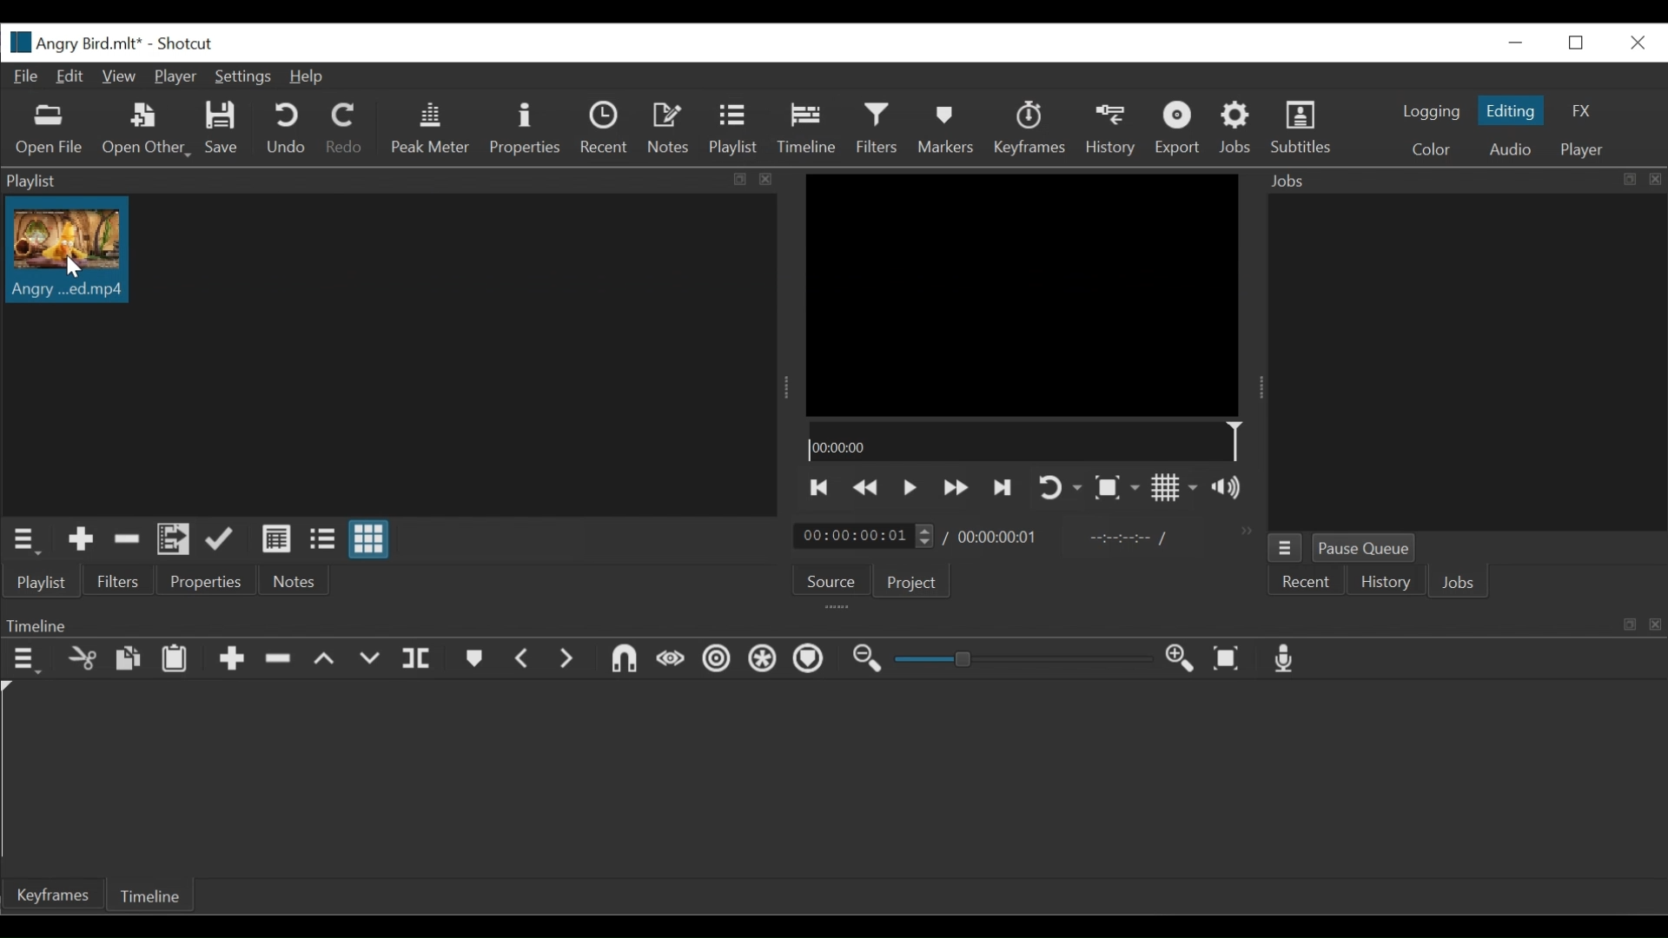 This screenshot has height=938, width=1668. I want to click on Append, so click(230, 657).